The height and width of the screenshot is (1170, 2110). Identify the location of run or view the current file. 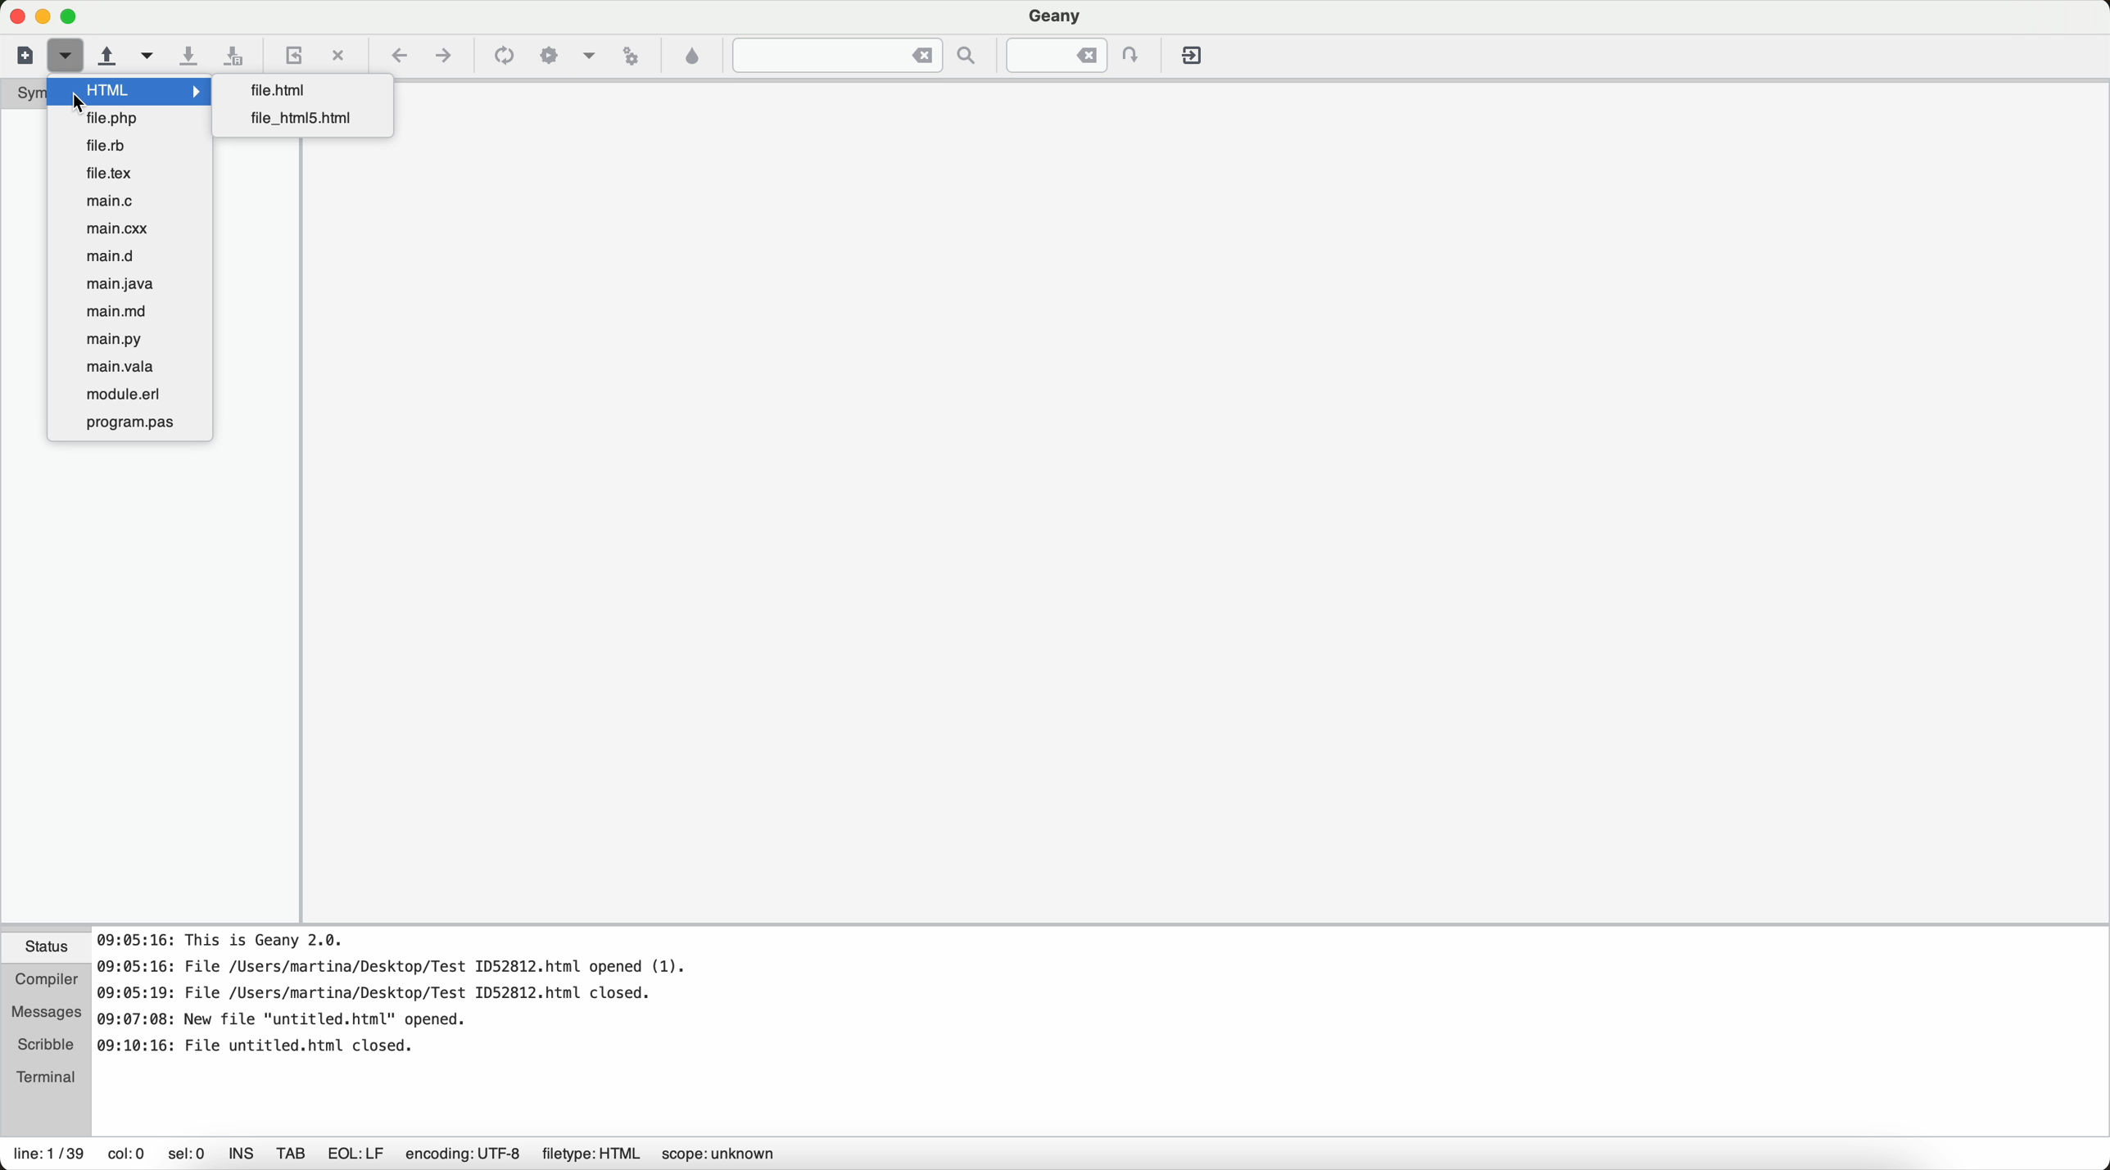
(633, 56).